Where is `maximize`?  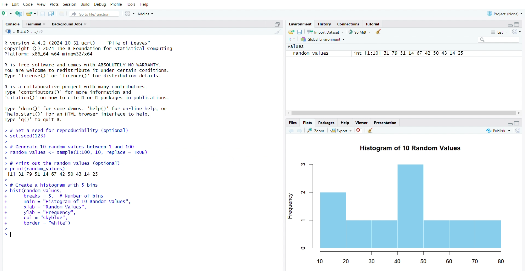 maximize is located at coordinates (520, 24).